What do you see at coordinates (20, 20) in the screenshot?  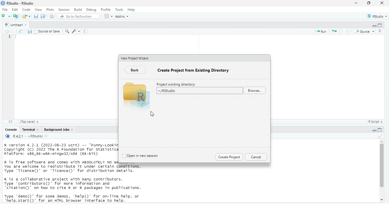 I see `cursor` at bounding box center [20, 20].